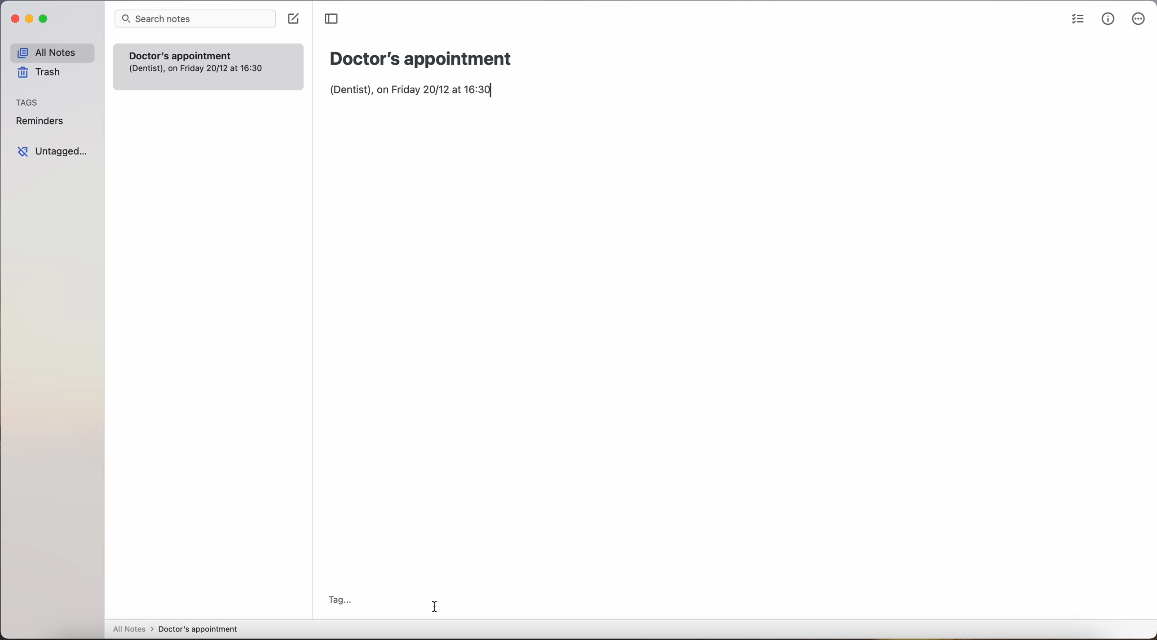 This screenshot has width=1157, height=640. What do you see at coordinates (435, 605) in the screenshot?
I see `cursor` at bounding box center [435, 605].